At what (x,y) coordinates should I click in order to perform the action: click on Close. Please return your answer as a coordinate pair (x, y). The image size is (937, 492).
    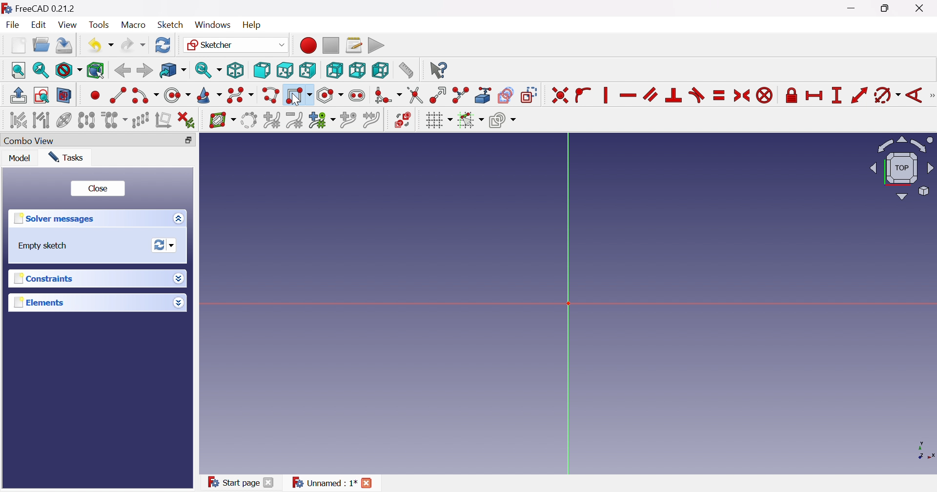
    Looking at the image, I should click on (99, 187).